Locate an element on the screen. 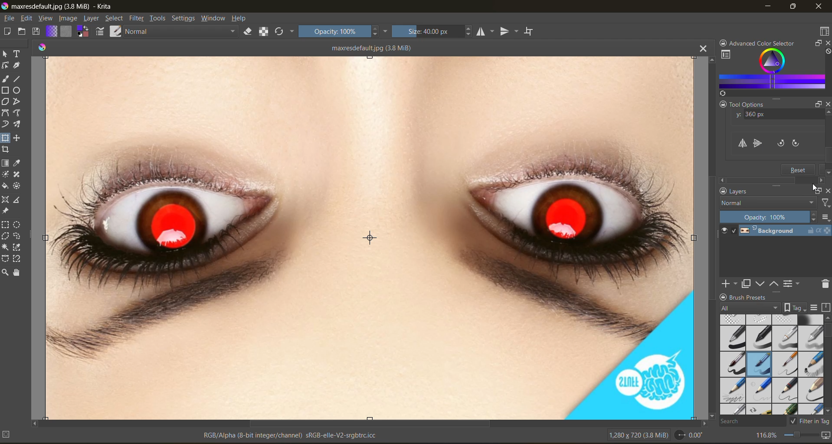 The width and height of the screenshot is (832, 444). fill patterns is located at coordinates (68, 32).